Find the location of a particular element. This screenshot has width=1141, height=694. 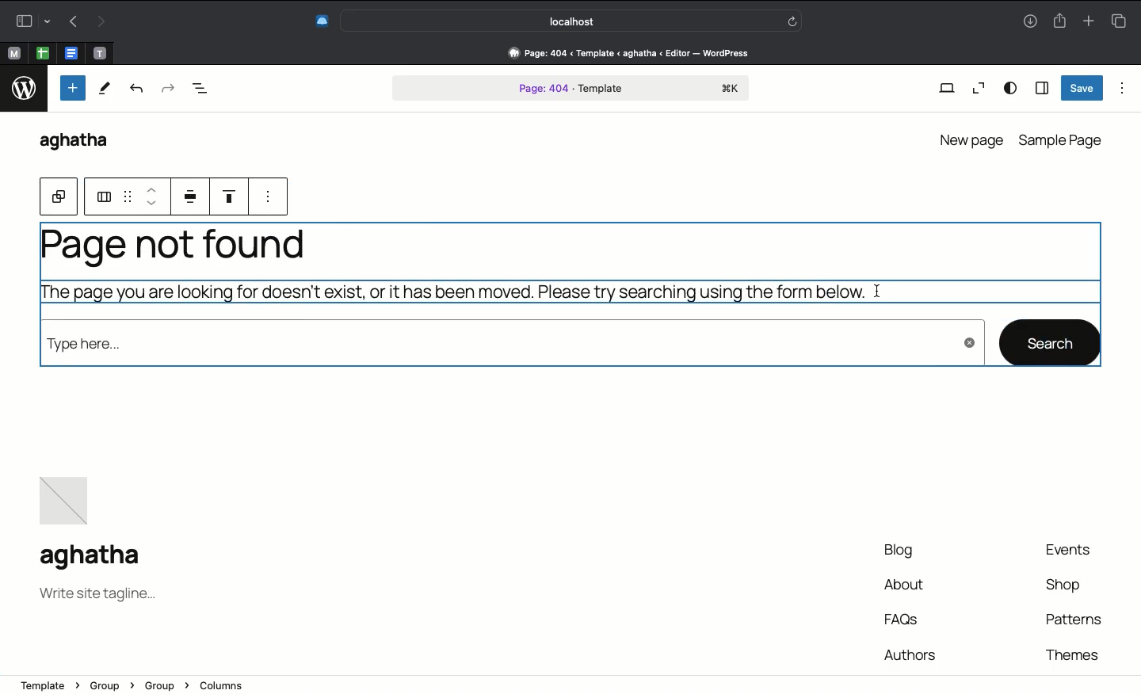

View is located at coordinates (946, 90).